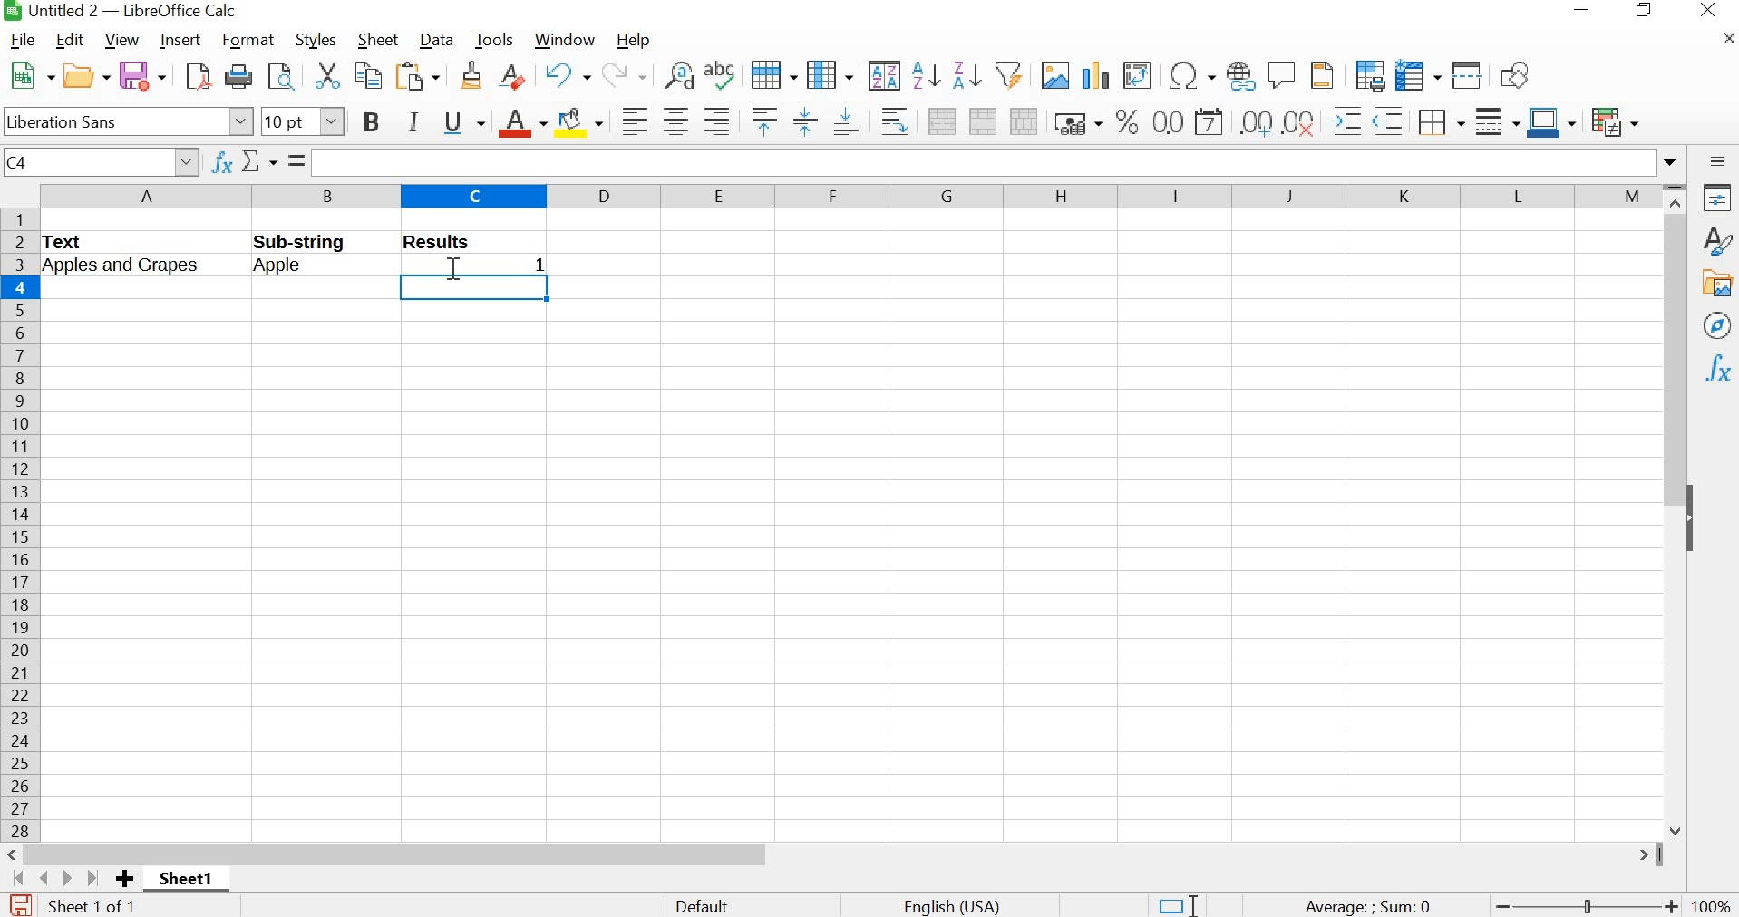  What do you see at coordinates (249, 40) in the screenshot?
I see `format` at bounding box center [249, 40].